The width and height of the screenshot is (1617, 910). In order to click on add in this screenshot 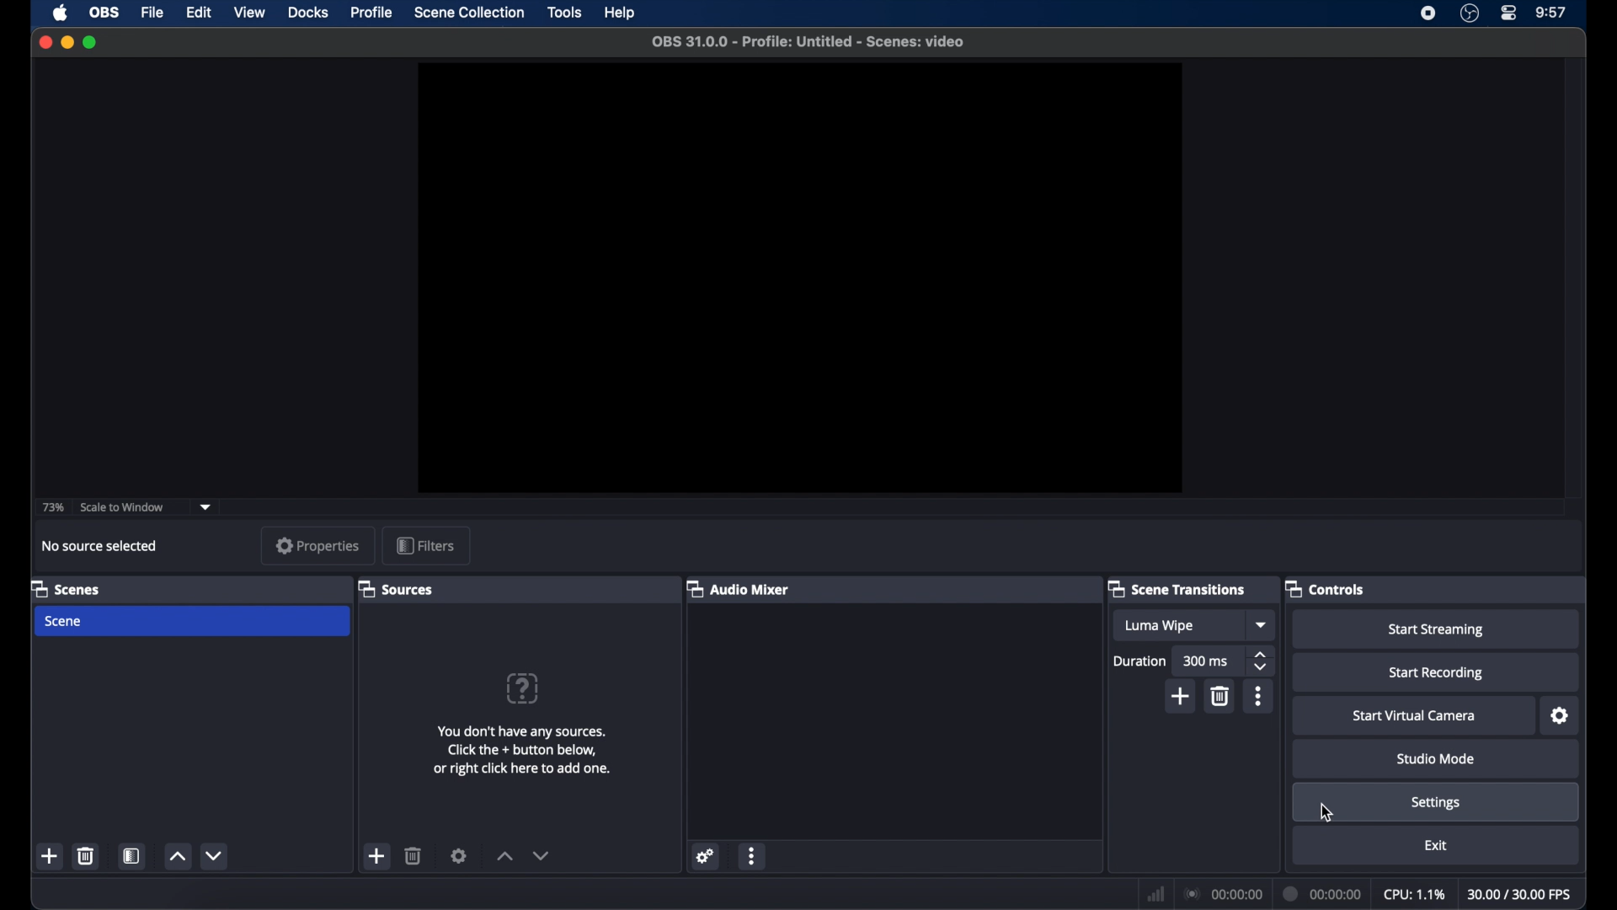, I will do `click(377, 856)`.